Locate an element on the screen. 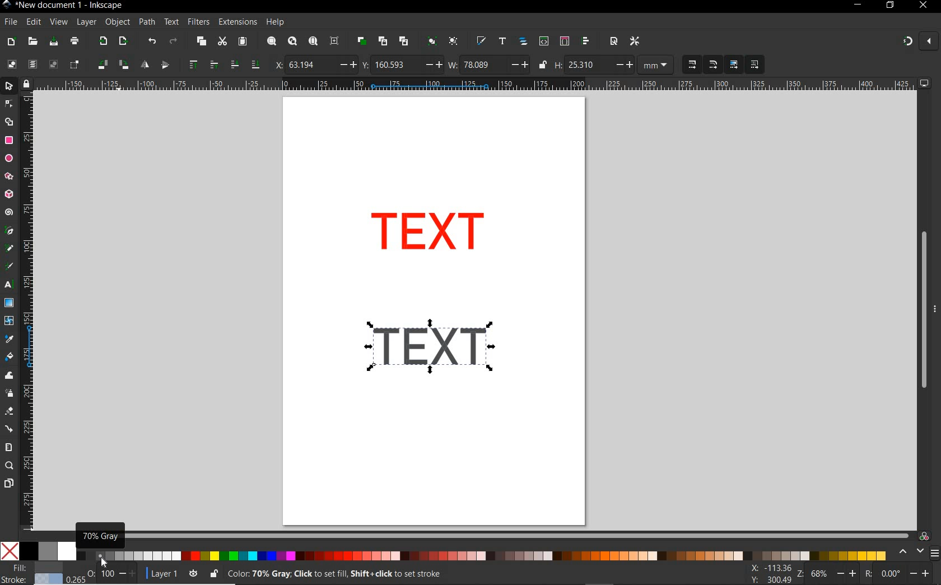 This screenshot has height=585, width=941. zoom drawing is located at coordinates (292, 43).